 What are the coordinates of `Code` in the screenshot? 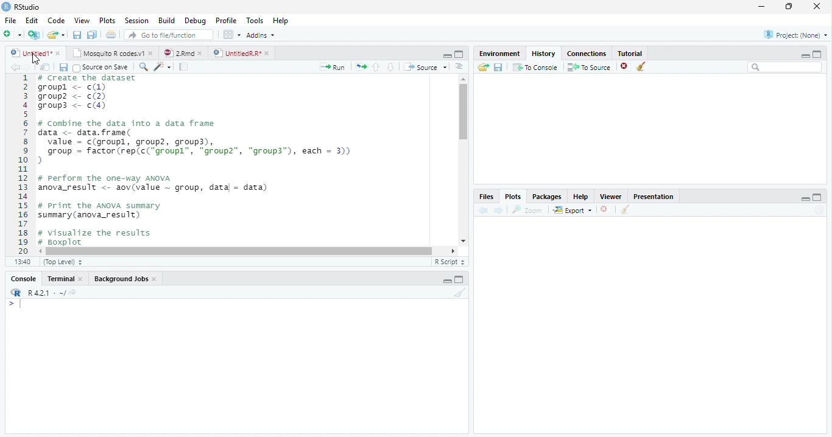 It's located at (55, 21).